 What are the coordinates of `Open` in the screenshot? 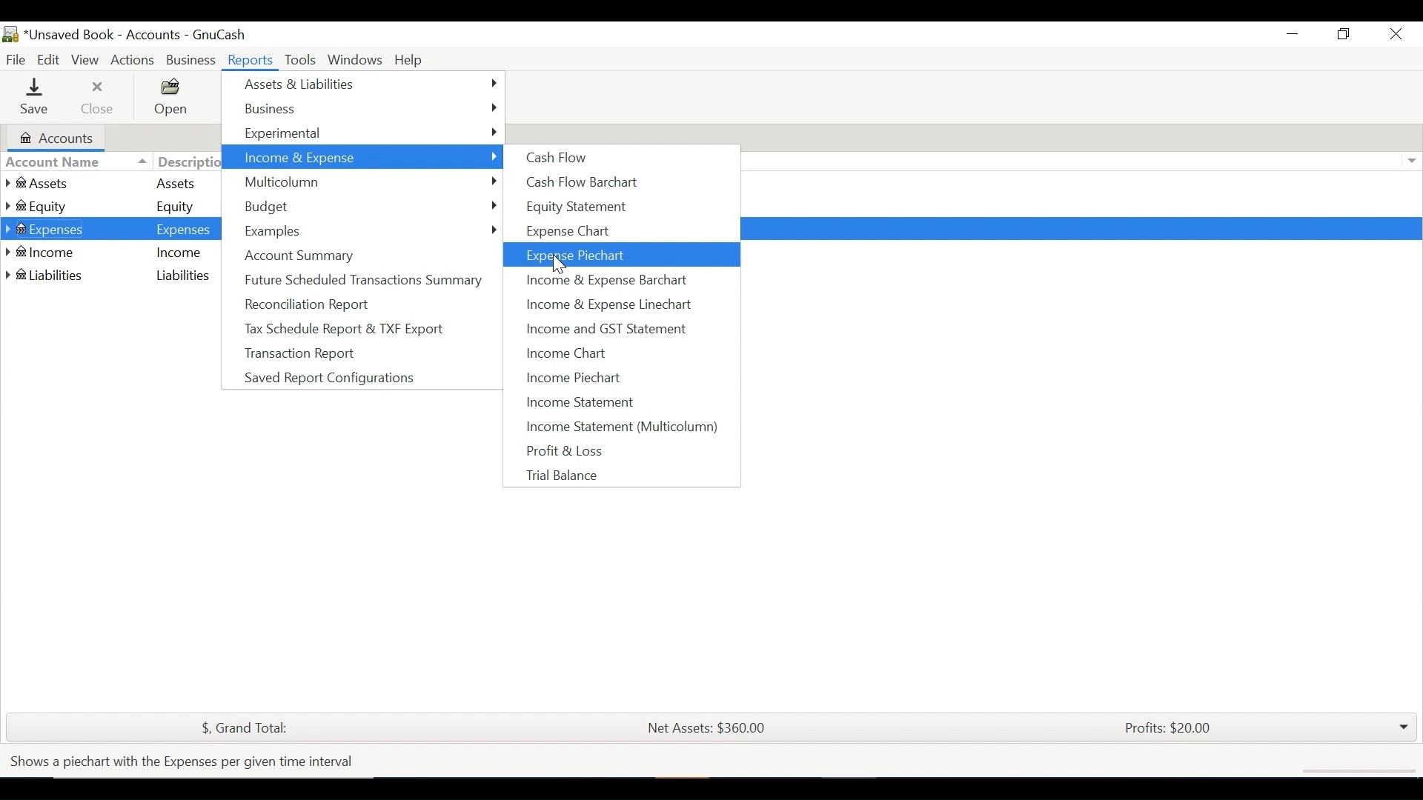 It's located at (170, 97).